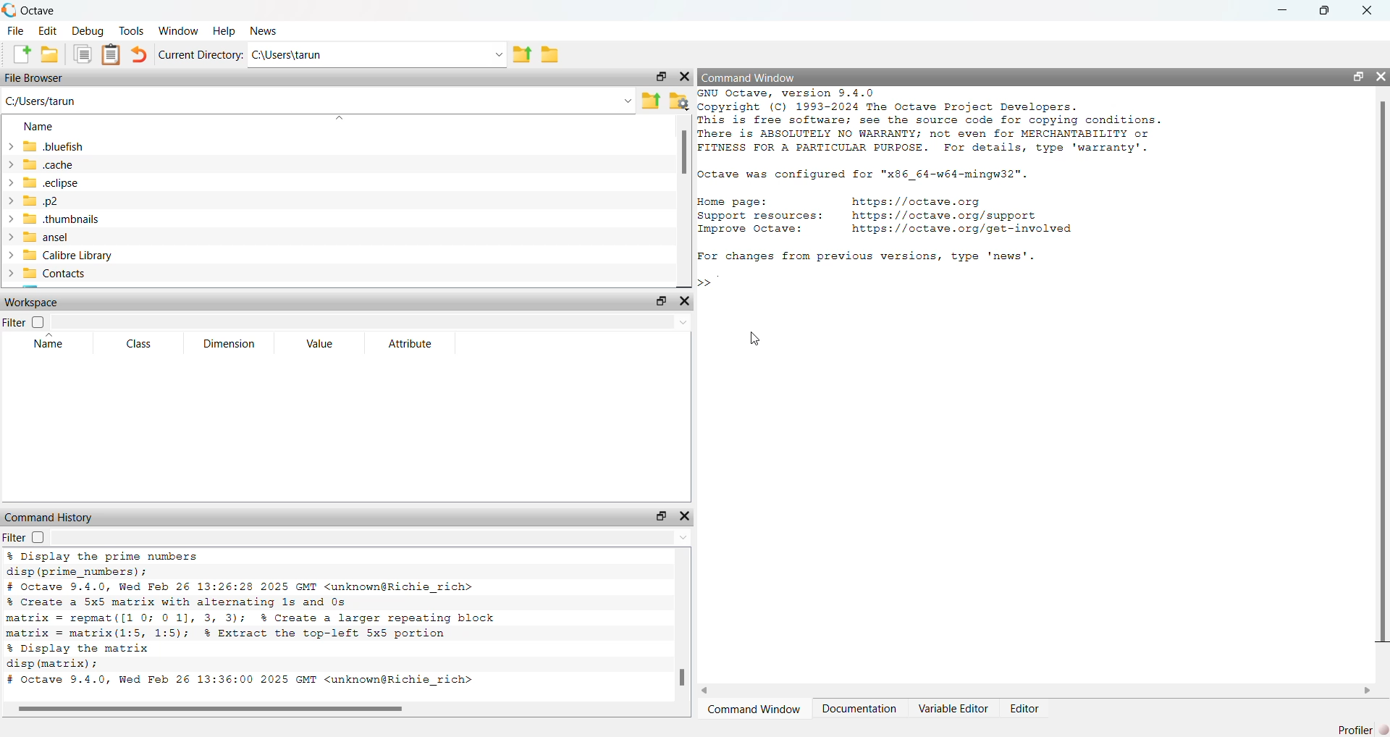 The image size is (1390, 737). I want to click on unlock widget, so click(658, 77).